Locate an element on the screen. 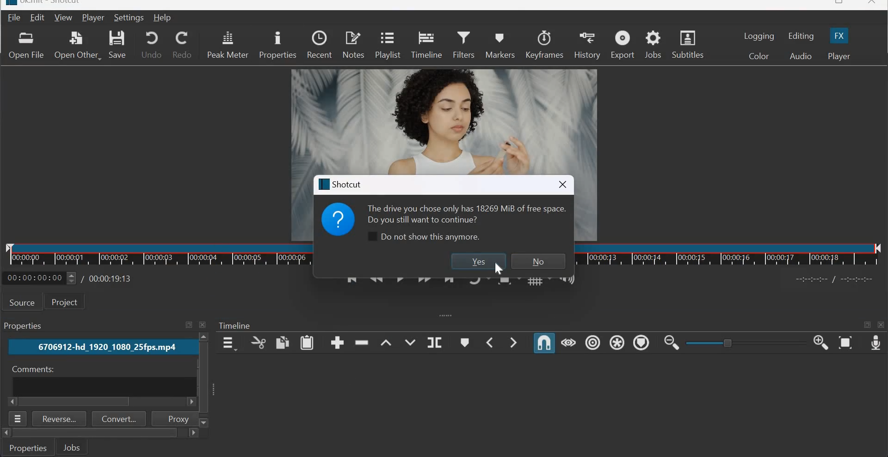 The image size is (888, 457). History is located at coordinates (587, 44).